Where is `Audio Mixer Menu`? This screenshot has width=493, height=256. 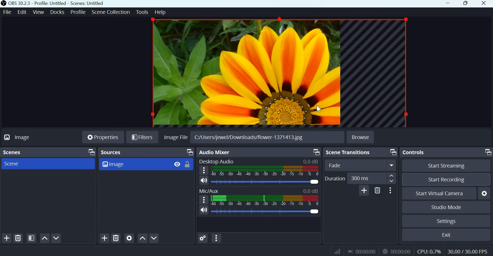 Audio Mixer Menu is located at coordinates (217, 238).